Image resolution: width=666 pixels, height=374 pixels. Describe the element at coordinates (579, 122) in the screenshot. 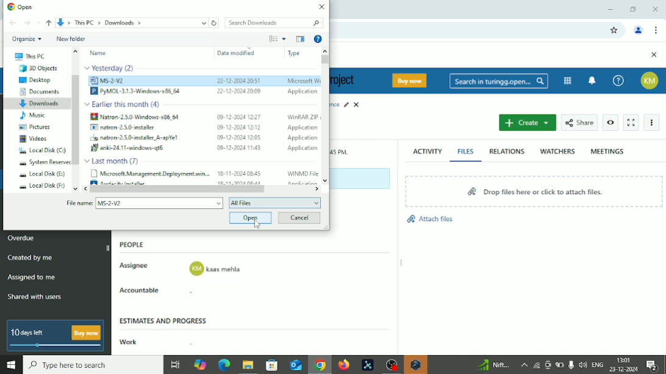

I see `Share` at that location.